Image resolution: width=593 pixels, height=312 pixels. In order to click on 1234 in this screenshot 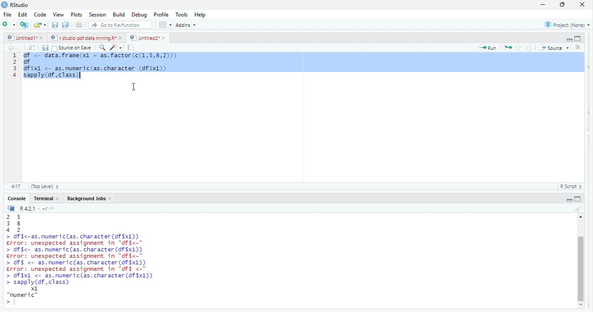, I will do `click(11, 67)`.